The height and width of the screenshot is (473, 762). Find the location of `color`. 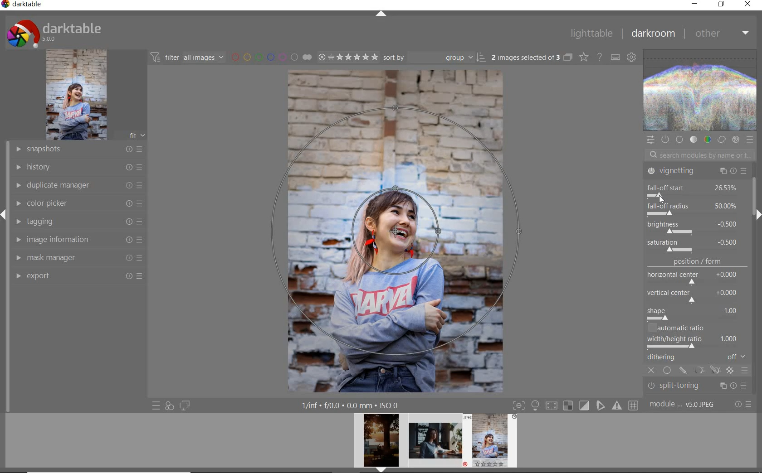

color is located at coordinates (707, 139).